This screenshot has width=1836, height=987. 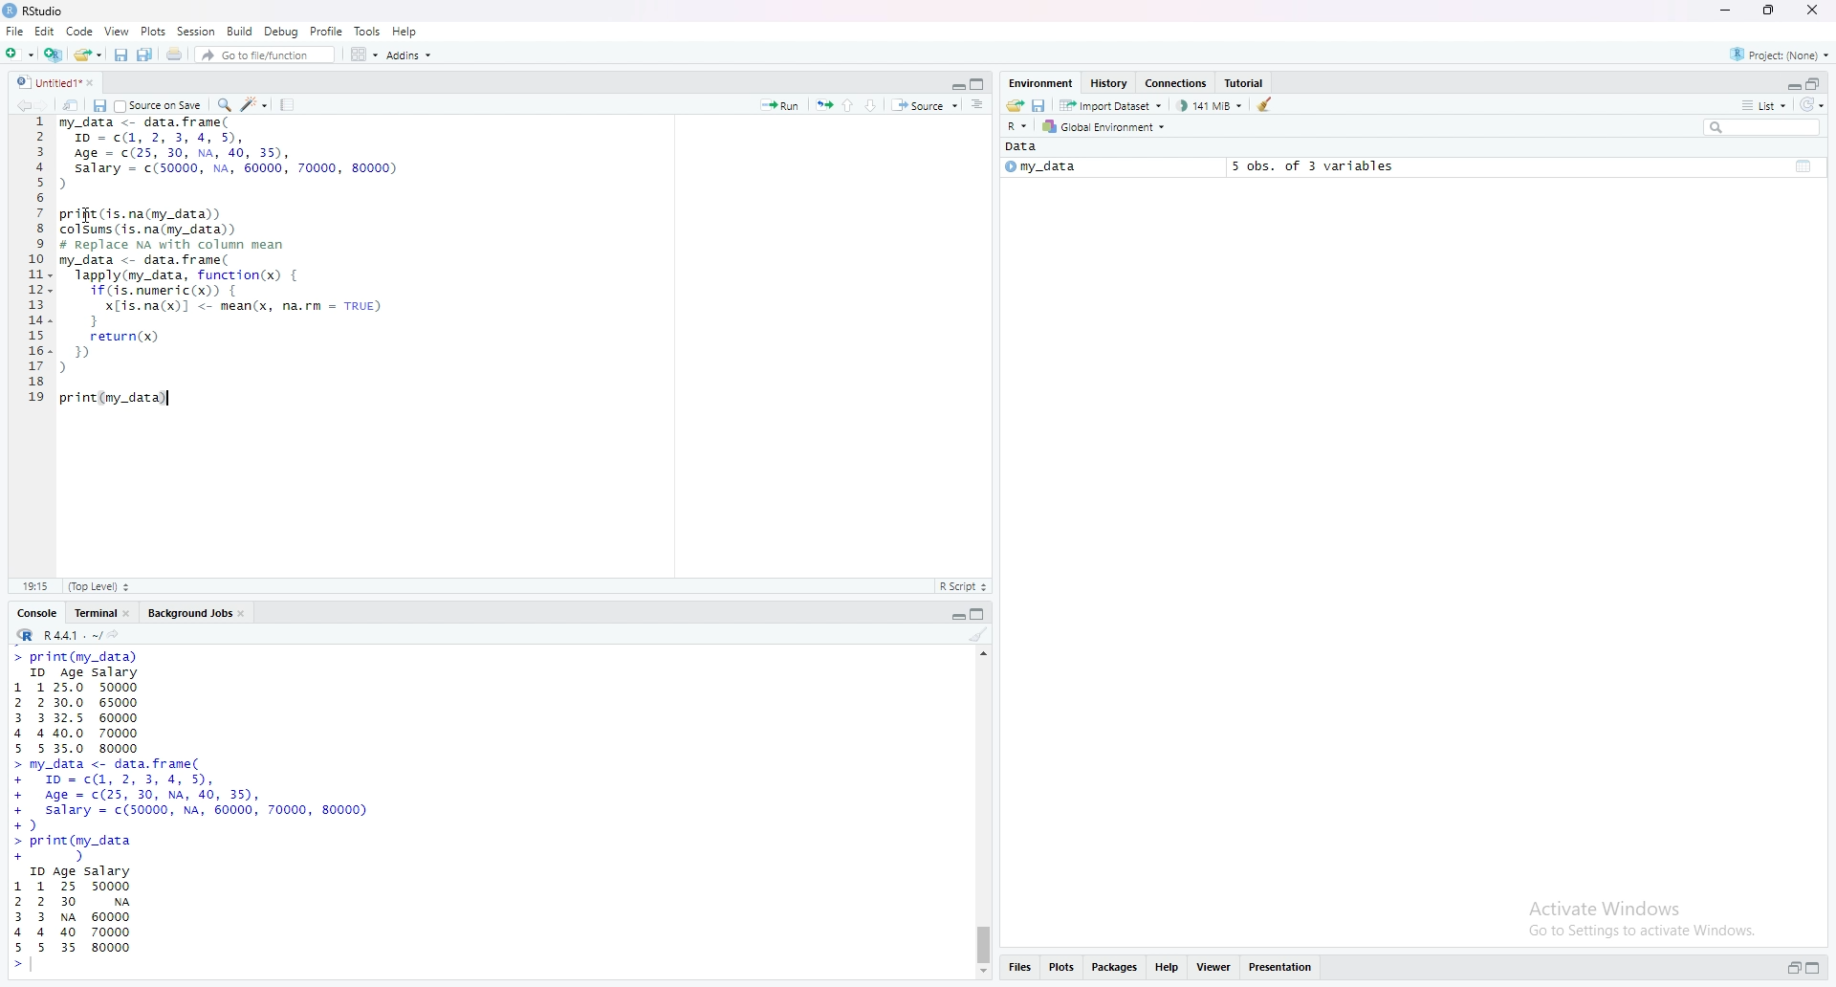 What do you see at coordinates (983, 813) in the screenshot?
I see `scrollbar` at bounding box center [983, 813].